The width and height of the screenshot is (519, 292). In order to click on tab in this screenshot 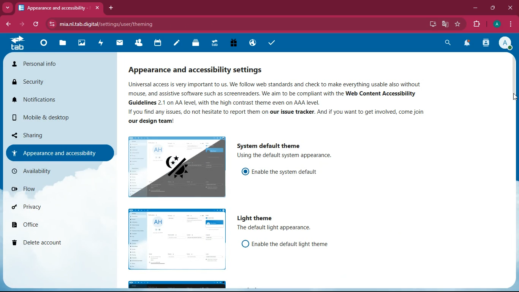, I will do `click(59, 9)`.